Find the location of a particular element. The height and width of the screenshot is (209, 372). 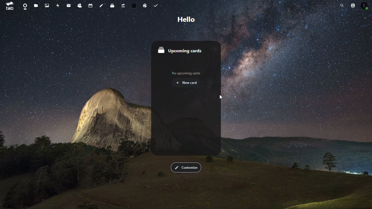

Email hosting is located at coordinates (145, 4).